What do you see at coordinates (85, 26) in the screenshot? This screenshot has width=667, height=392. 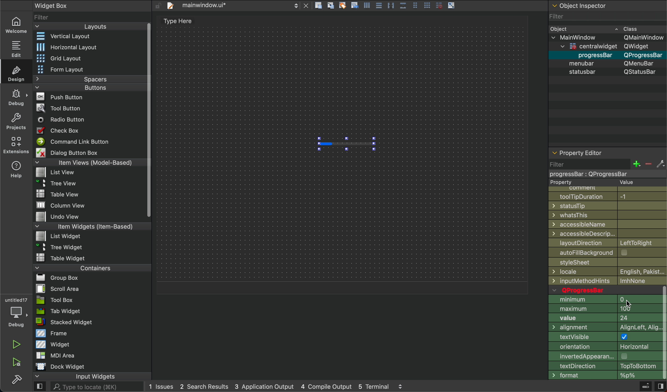 I see `Layout` at bounding box center [85, 26].